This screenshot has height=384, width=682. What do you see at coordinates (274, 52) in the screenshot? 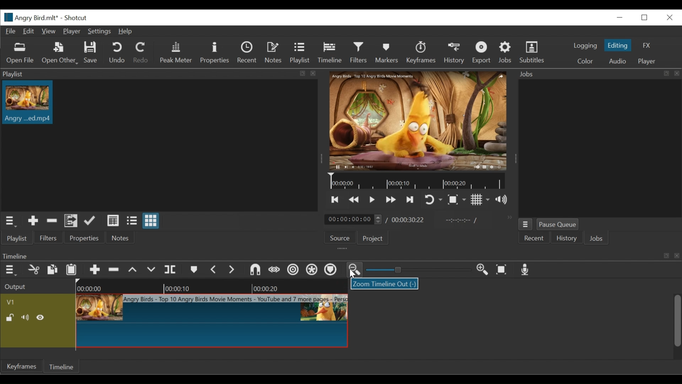
I see `Notes` at bounding box center [274, 52].